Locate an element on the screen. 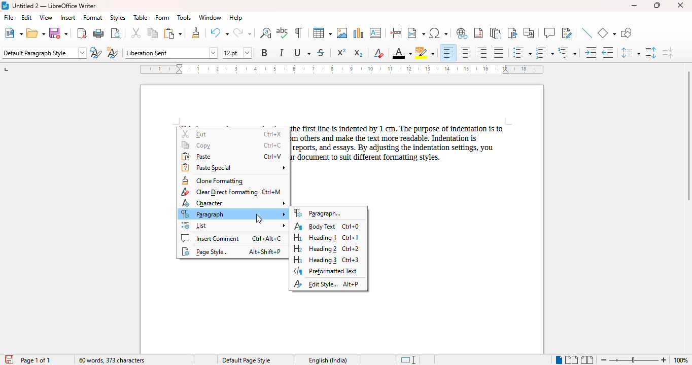 This screenshot has height=365, width=692. tools is located at coordinates (184, 18).